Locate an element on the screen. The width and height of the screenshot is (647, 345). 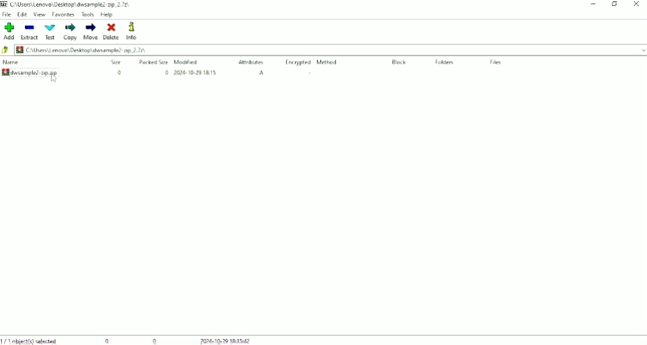
Back is located at coordinates (6, 50).